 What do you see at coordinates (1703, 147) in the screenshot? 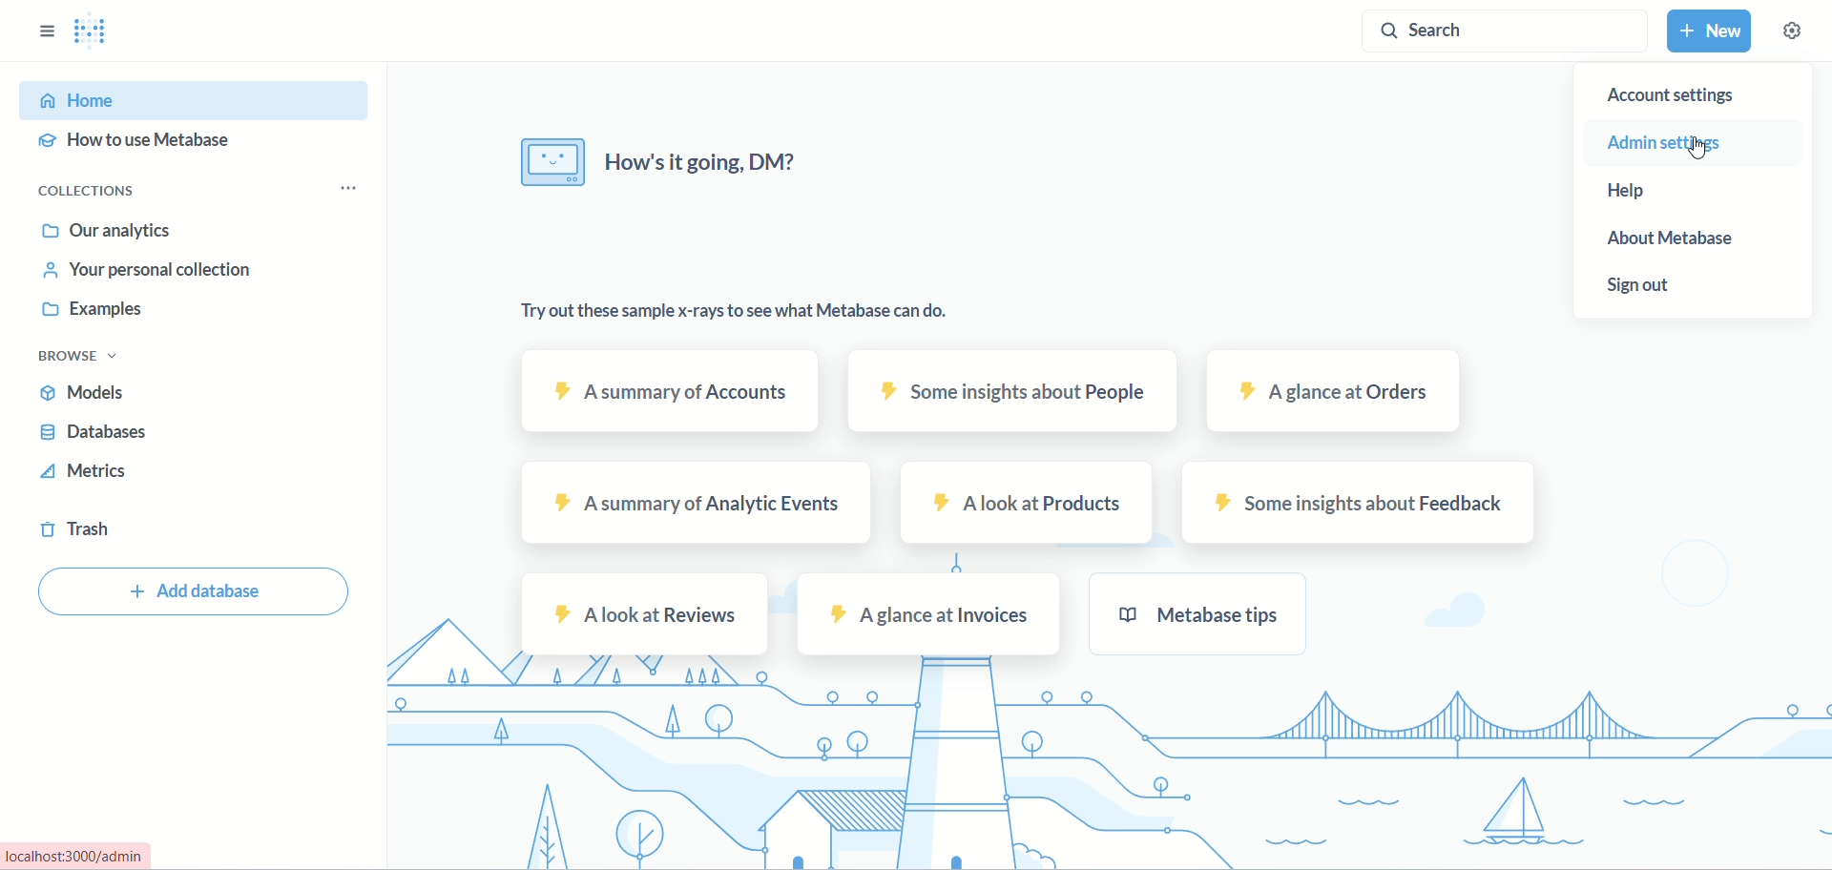
I see `Cursor` at bounding box center [1703, 147].